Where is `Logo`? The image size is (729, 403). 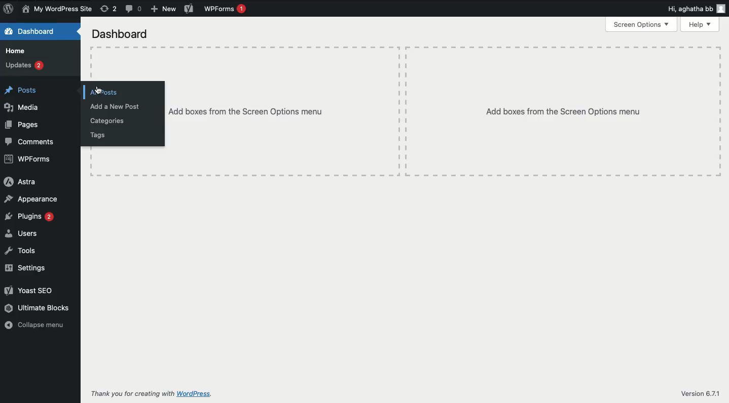 Logo is located at coordinates (8, 9).